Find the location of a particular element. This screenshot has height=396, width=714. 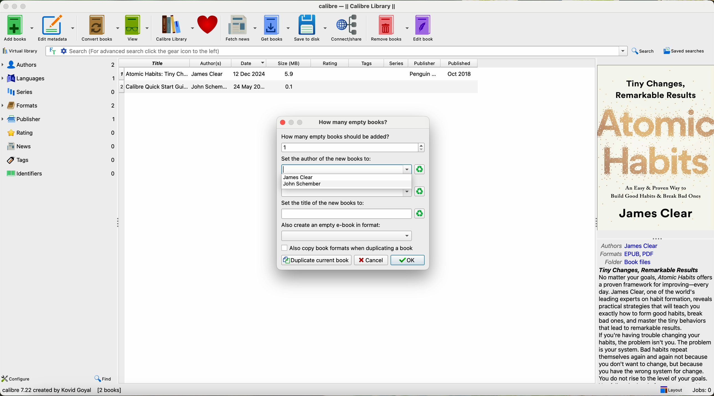

maximize is located at coordinates (300, 123).